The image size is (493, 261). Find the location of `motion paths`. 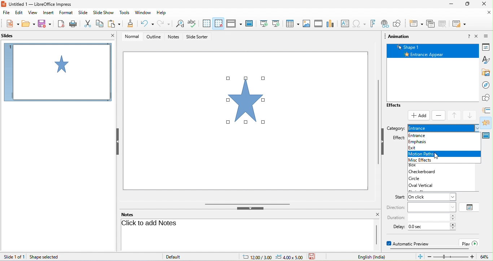

motion paths is located at coordinates (444, 154).